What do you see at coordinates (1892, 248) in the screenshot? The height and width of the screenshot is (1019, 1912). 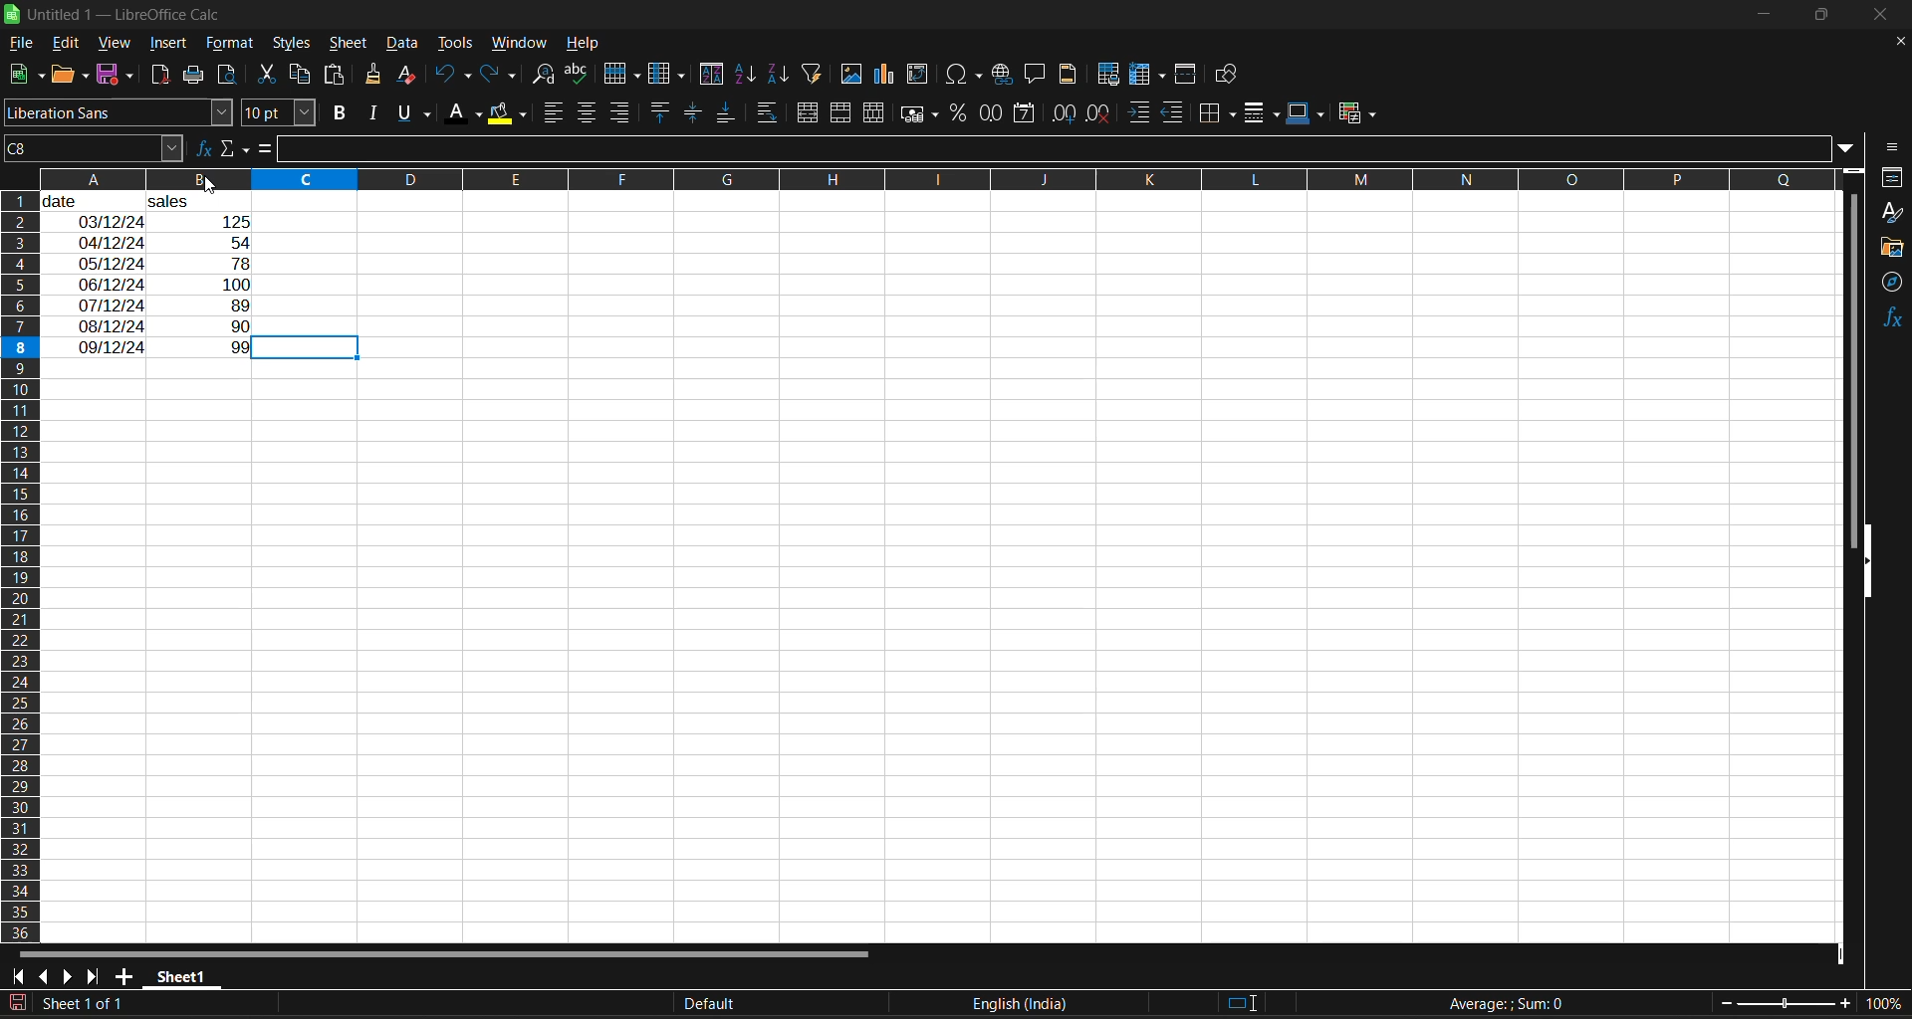 I see `gallery` at bounding box center [1892, 248].